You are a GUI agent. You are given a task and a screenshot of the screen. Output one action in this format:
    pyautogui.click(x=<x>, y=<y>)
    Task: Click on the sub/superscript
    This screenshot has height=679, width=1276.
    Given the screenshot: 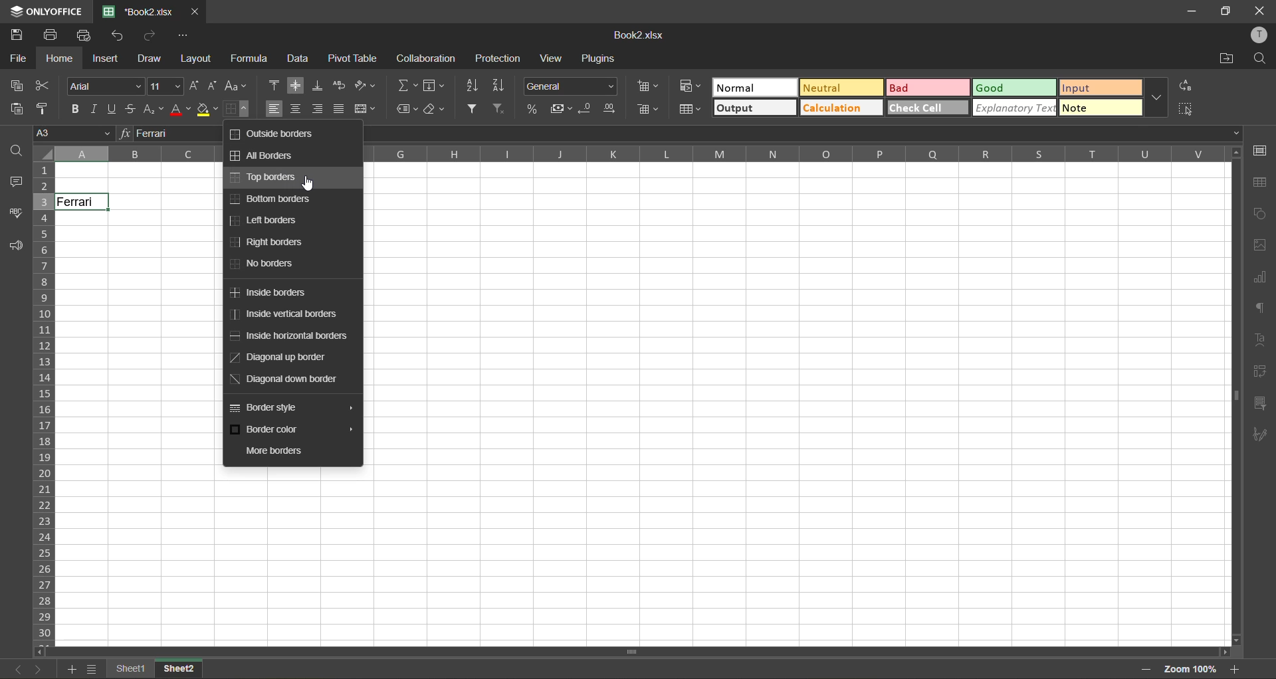 What is the action you would take?
    pyautogui.click(x=152, y=112)
    